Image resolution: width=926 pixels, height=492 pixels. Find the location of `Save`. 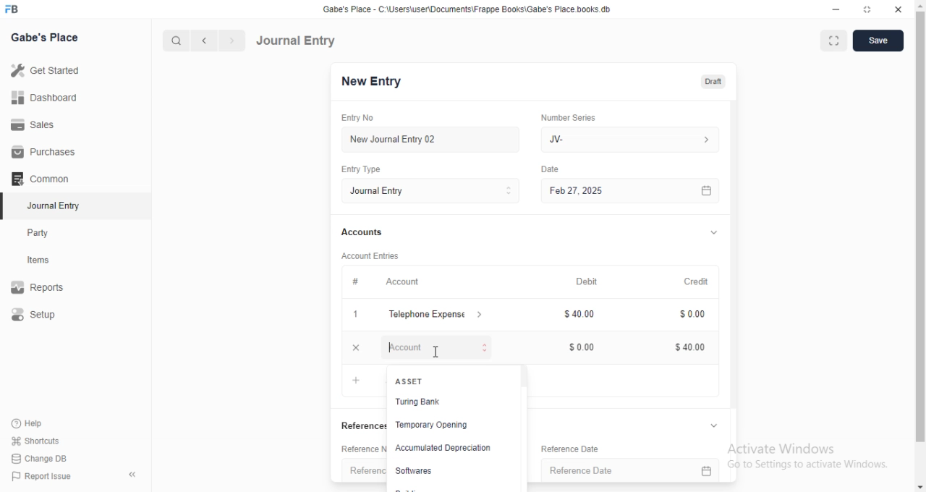

Save is located at coordinates (877, 41).